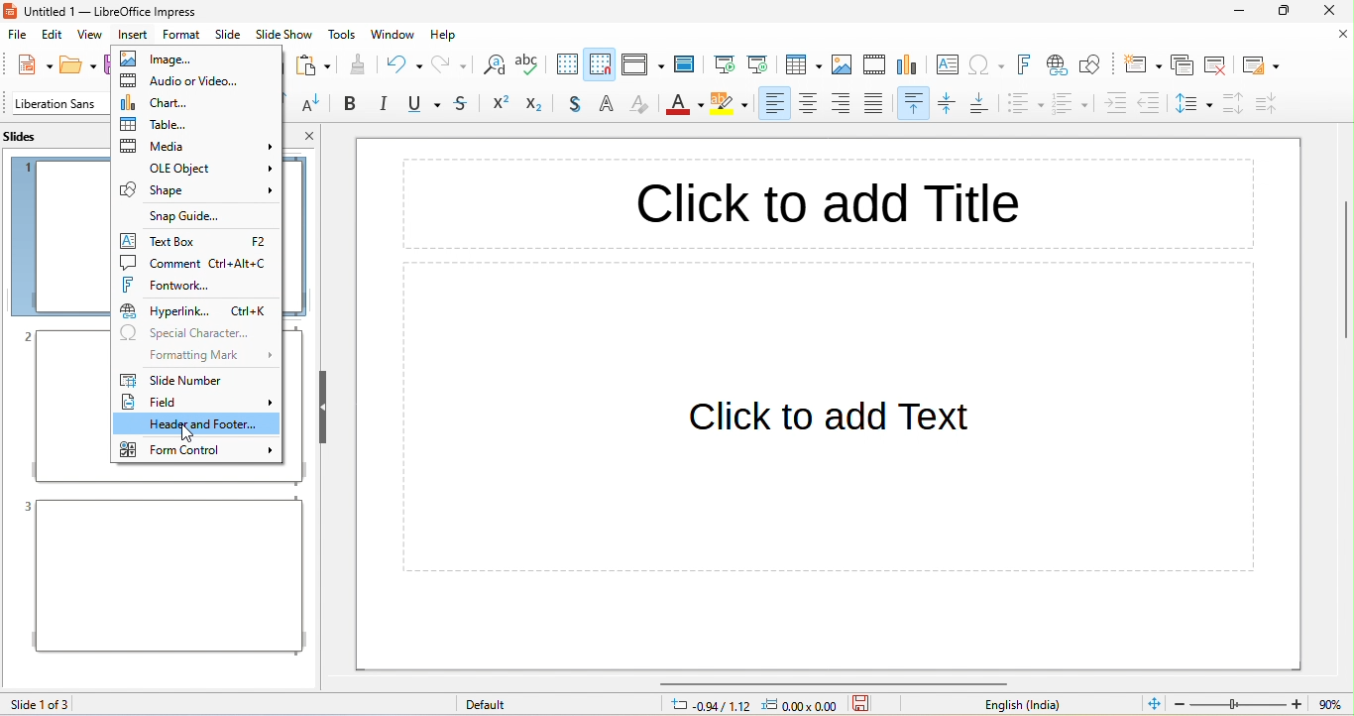 The height and width of the screenshot is (716, 1354). I want to click on decrease paragraph spacing, so click(1269, 103).